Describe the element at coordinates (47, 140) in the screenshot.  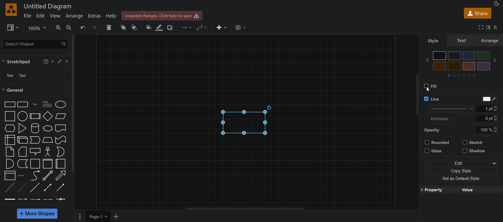
I see `trapezoid` at that location.